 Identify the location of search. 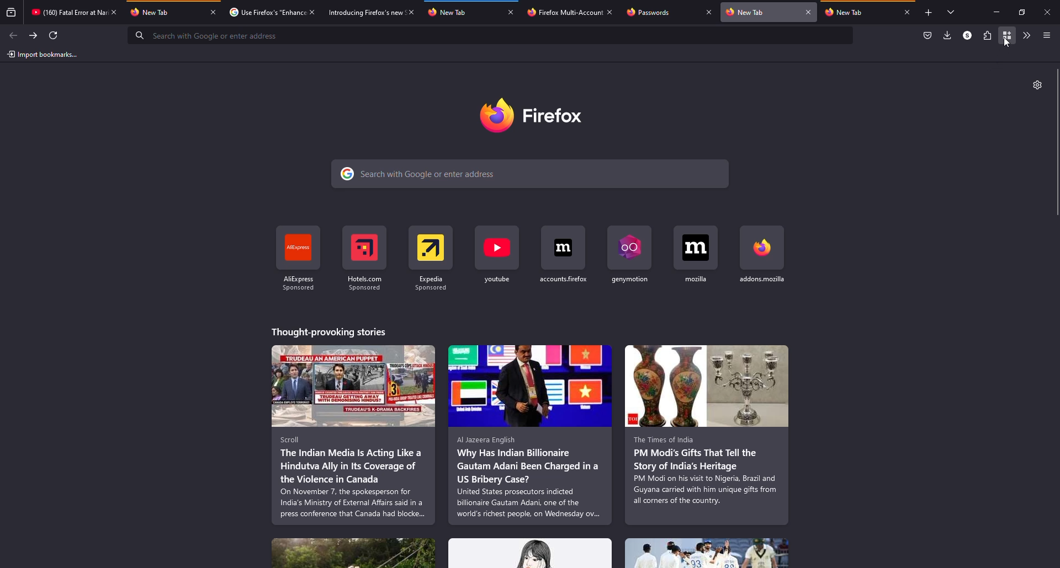
(532, 173).